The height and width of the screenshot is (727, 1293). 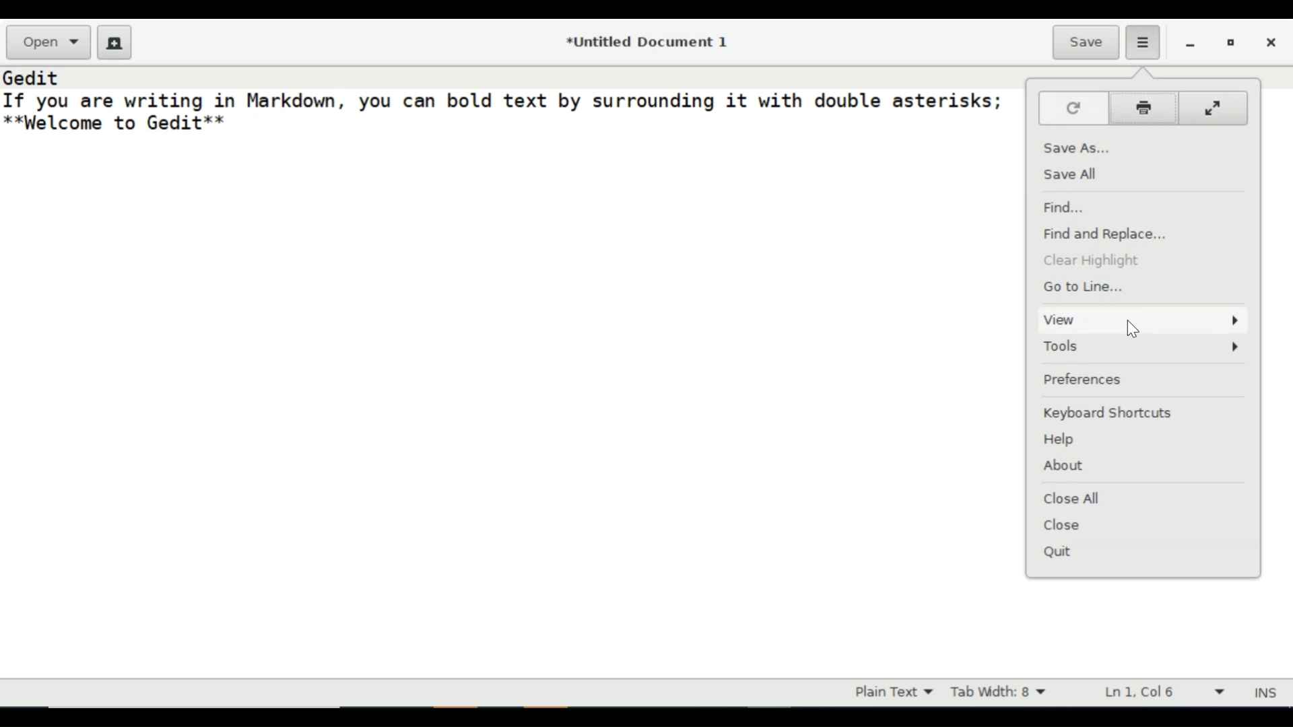 What do you see at coordinates (1069, 552) in the screenshot?
I see `Quit` at bounding box center [1069, 552].